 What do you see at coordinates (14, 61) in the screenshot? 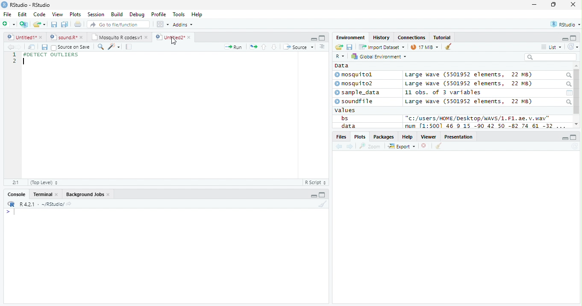
I see `2` at bounding box center [14, 61].